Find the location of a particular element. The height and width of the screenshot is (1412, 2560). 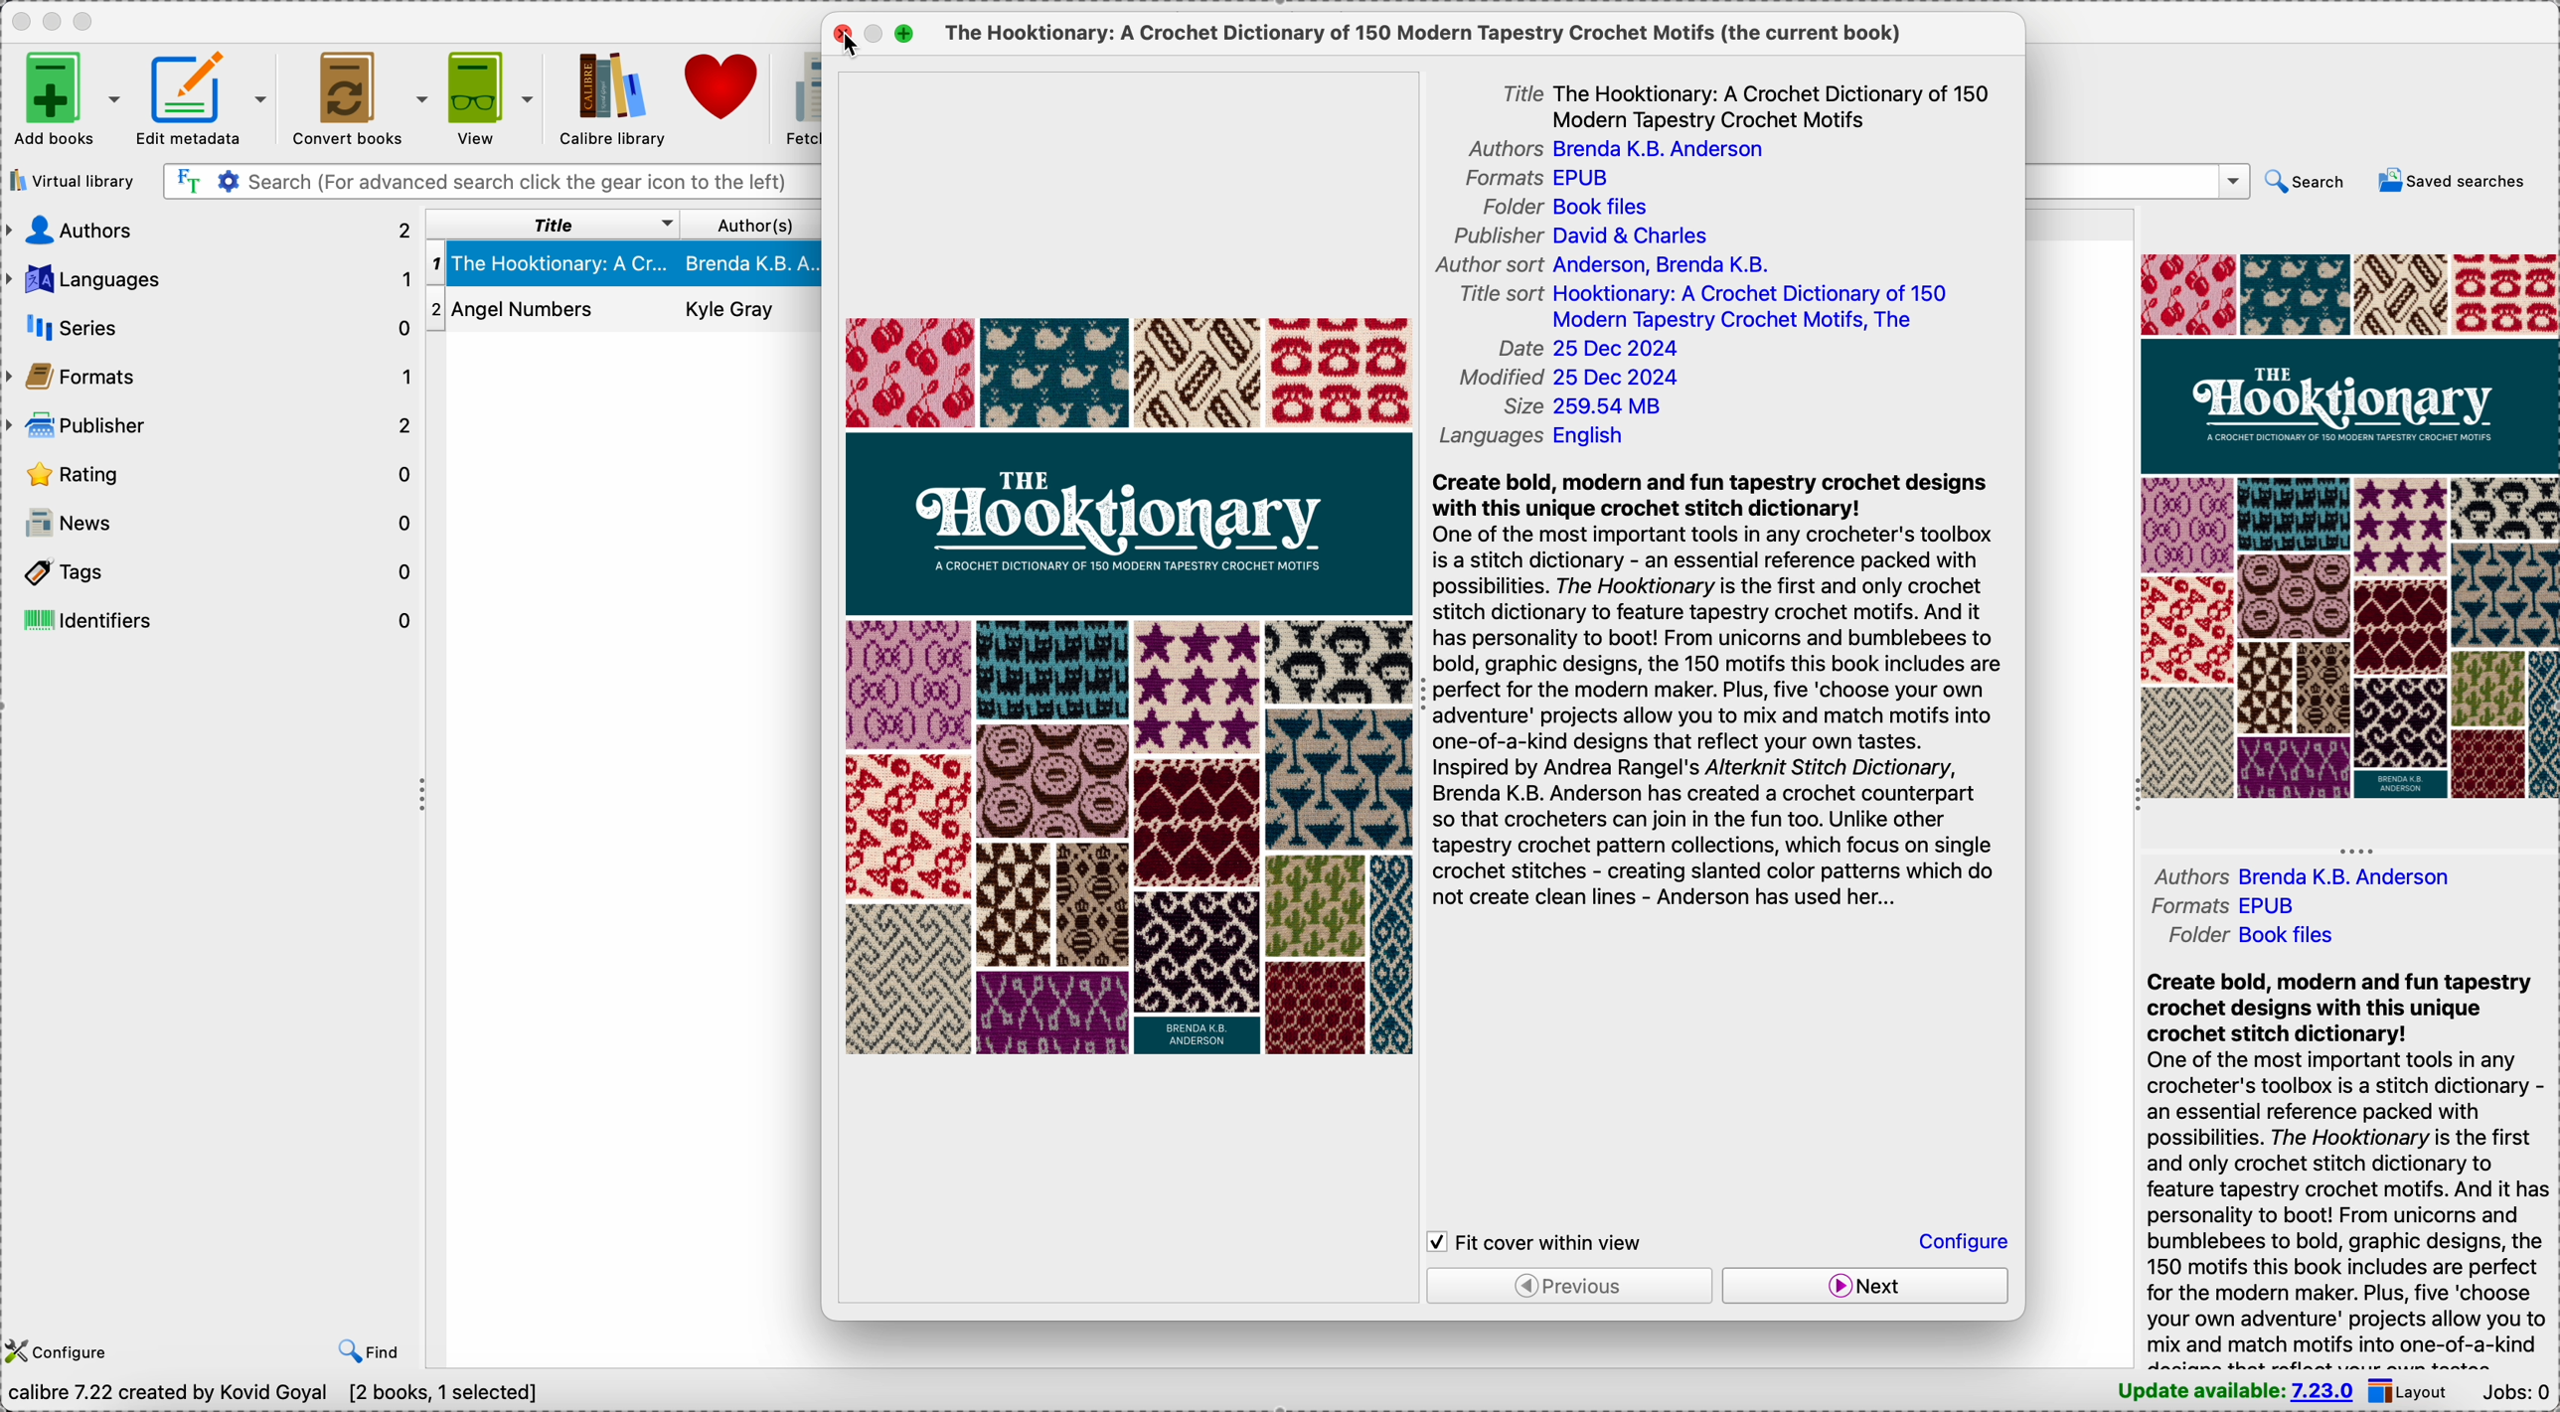

maximize is located at coordinates (88, 22).